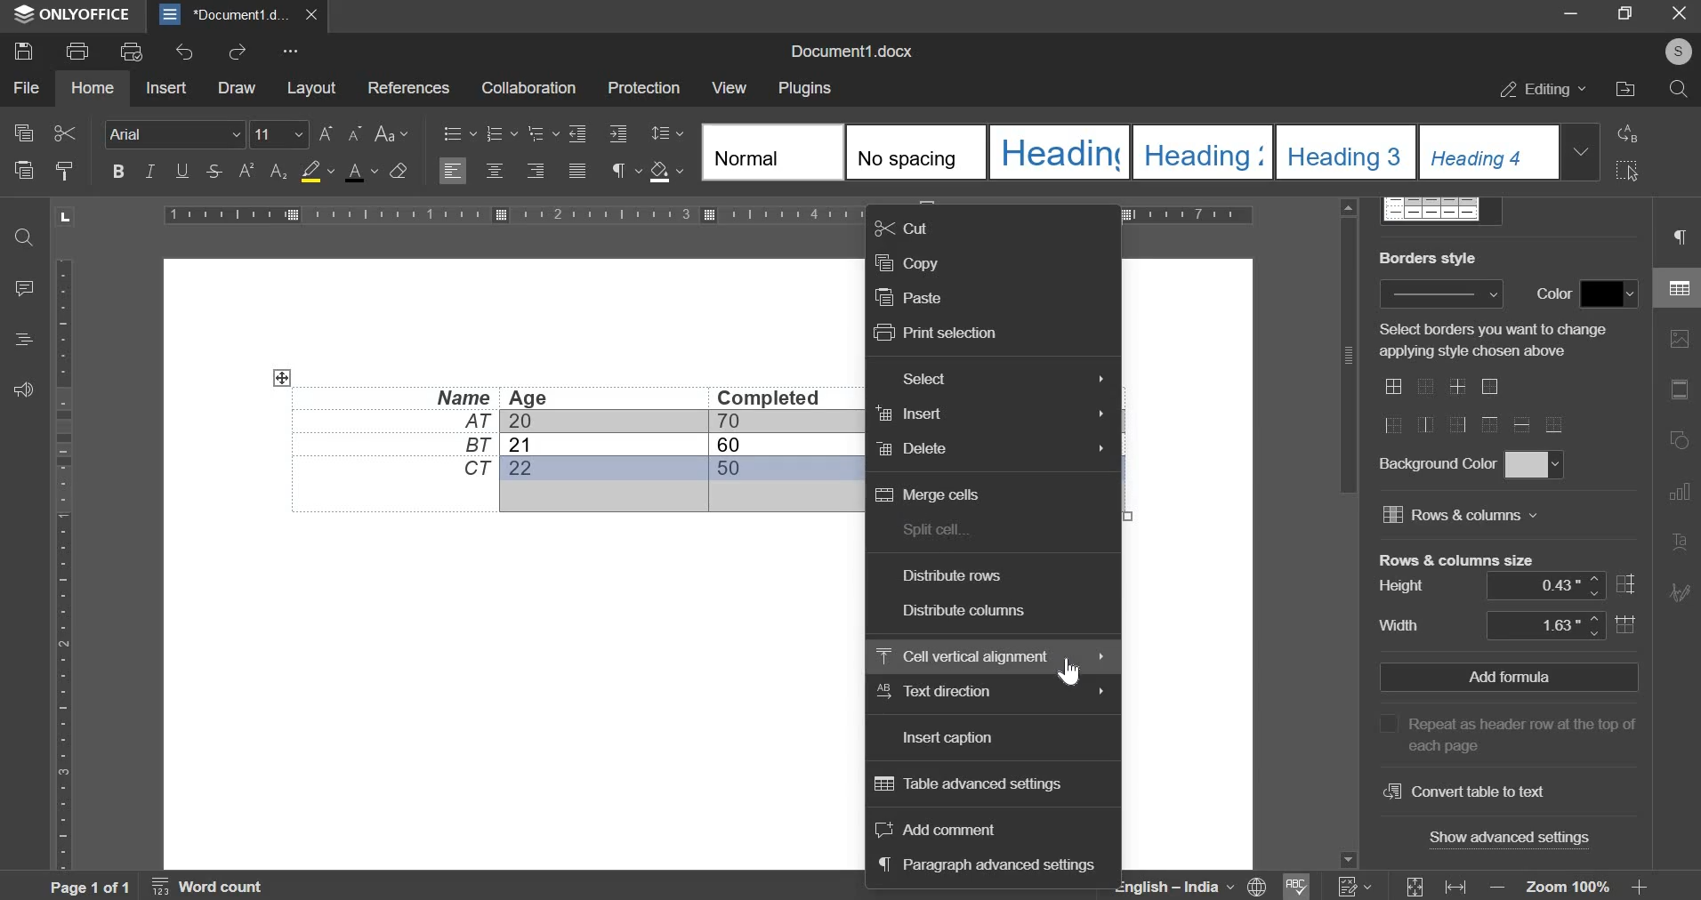 The width and height of the screenshot is (1701, 900). I want to click on cut, so click(64, 131).